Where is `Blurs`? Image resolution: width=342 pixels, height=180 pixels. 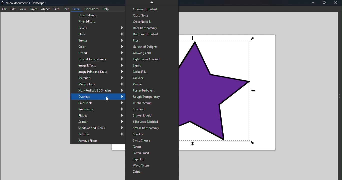
Blurs is located at coordinates (97, 33).